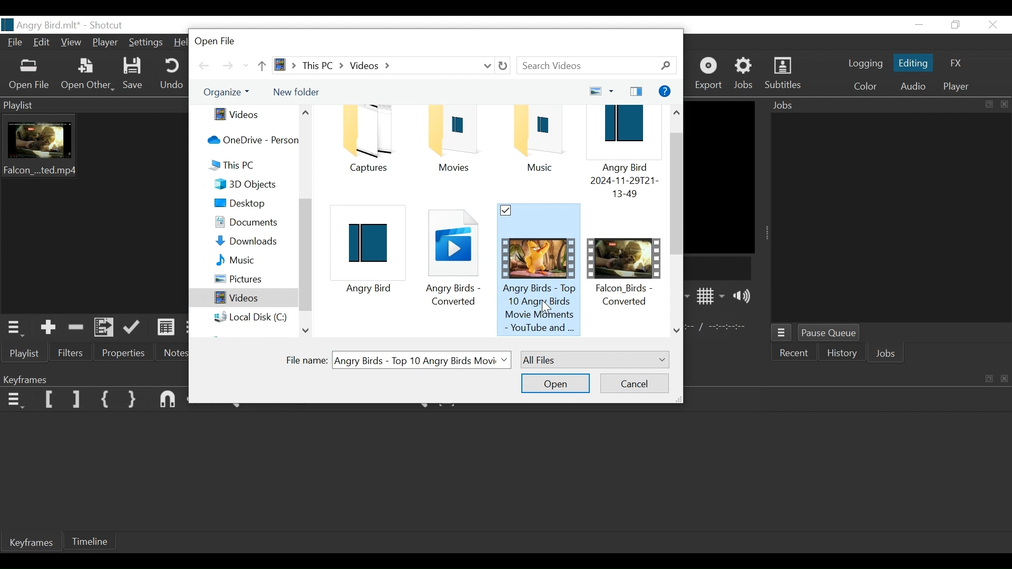 The image size is (1012, 569). Describe the element at coordinates (15, 43) in the screenshot. I see `File` at that location.